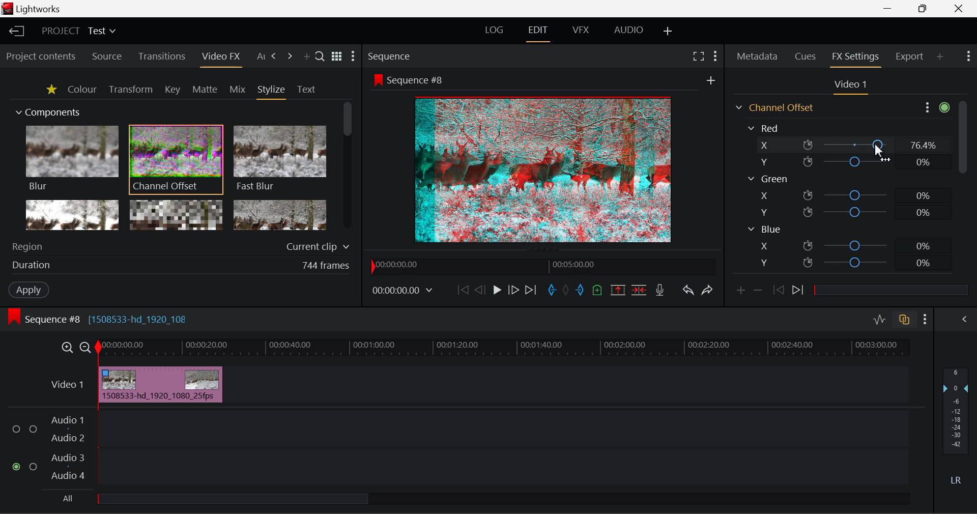  What do you see at coordinates (306, 58) in the screenshot?
I see `Add Panel` at bounding box center [306, 58].